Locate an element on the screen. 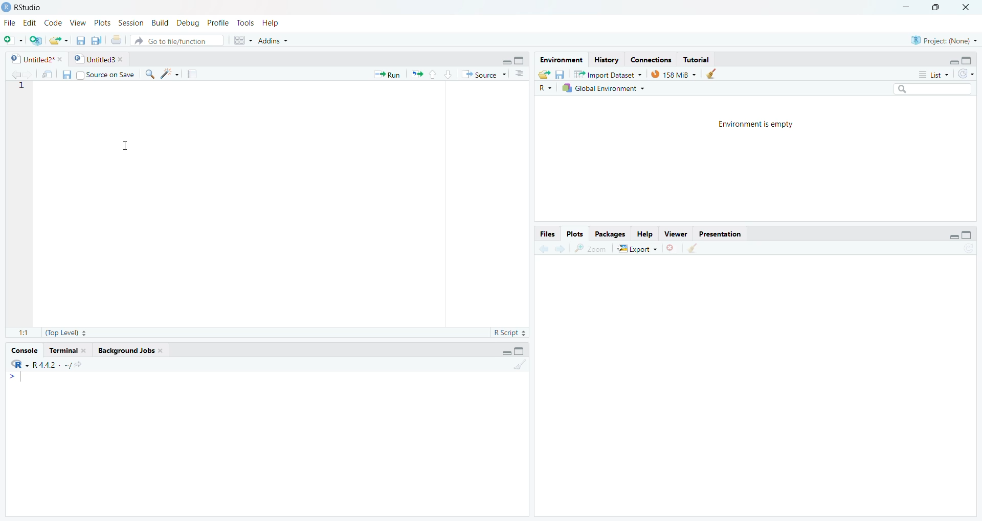 The image size is (982, 521). create project is located at coordinates (32, 39).